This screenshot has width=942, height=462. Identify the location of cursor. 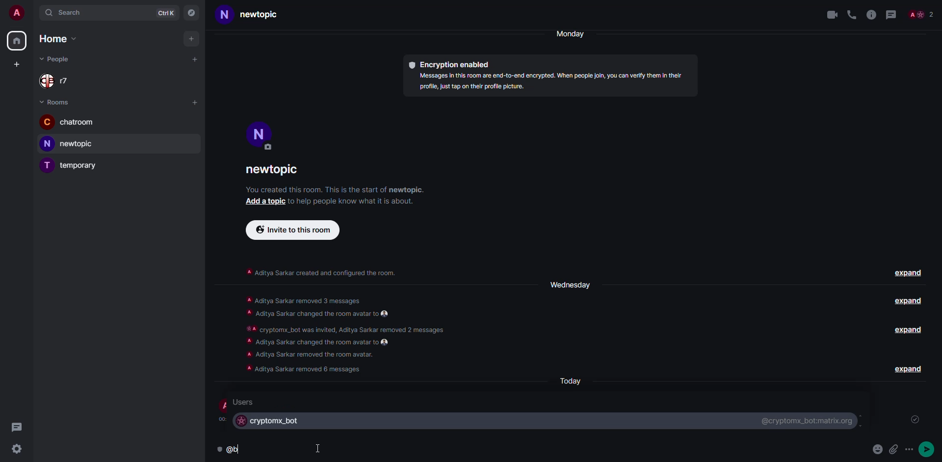
(319, 448).